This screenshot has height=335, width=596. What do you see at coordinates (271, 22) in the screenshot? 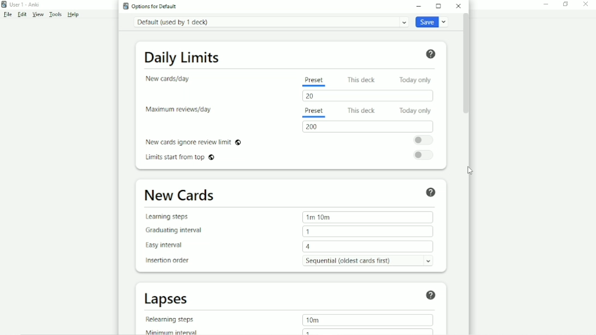
I see `Default (used by 1 deck)` at bounding box center [271, 22].